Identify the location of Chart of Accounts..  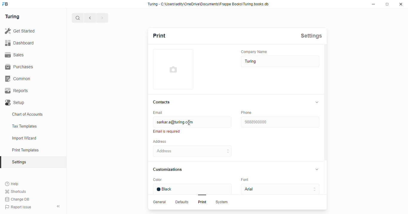
(33, 114).